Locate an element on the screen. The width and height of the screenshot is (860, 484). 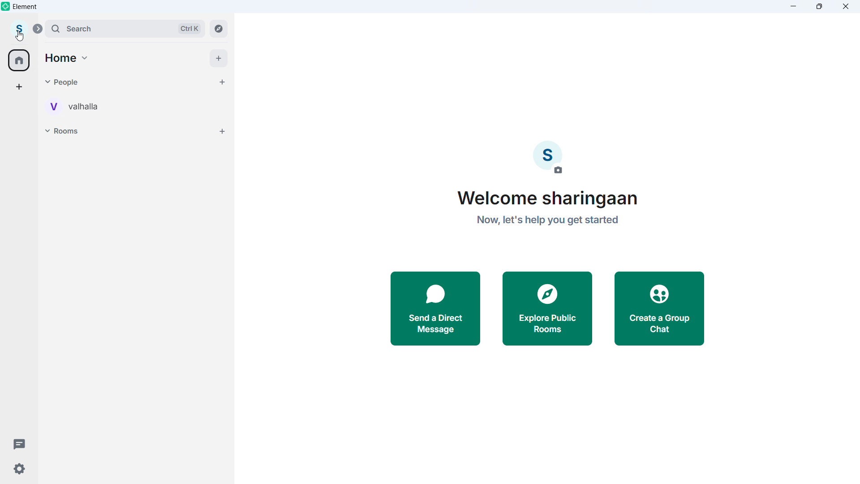
Add rooms  is located at coordinates (223, 131).